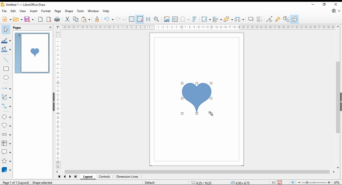 The image size is (342, 185). I want to click on display grid, so click(132, 19).